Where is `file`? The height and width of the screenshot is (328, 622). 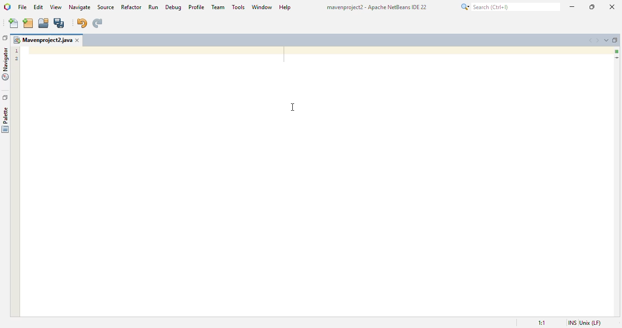 file is located at coordinates (22, 7).